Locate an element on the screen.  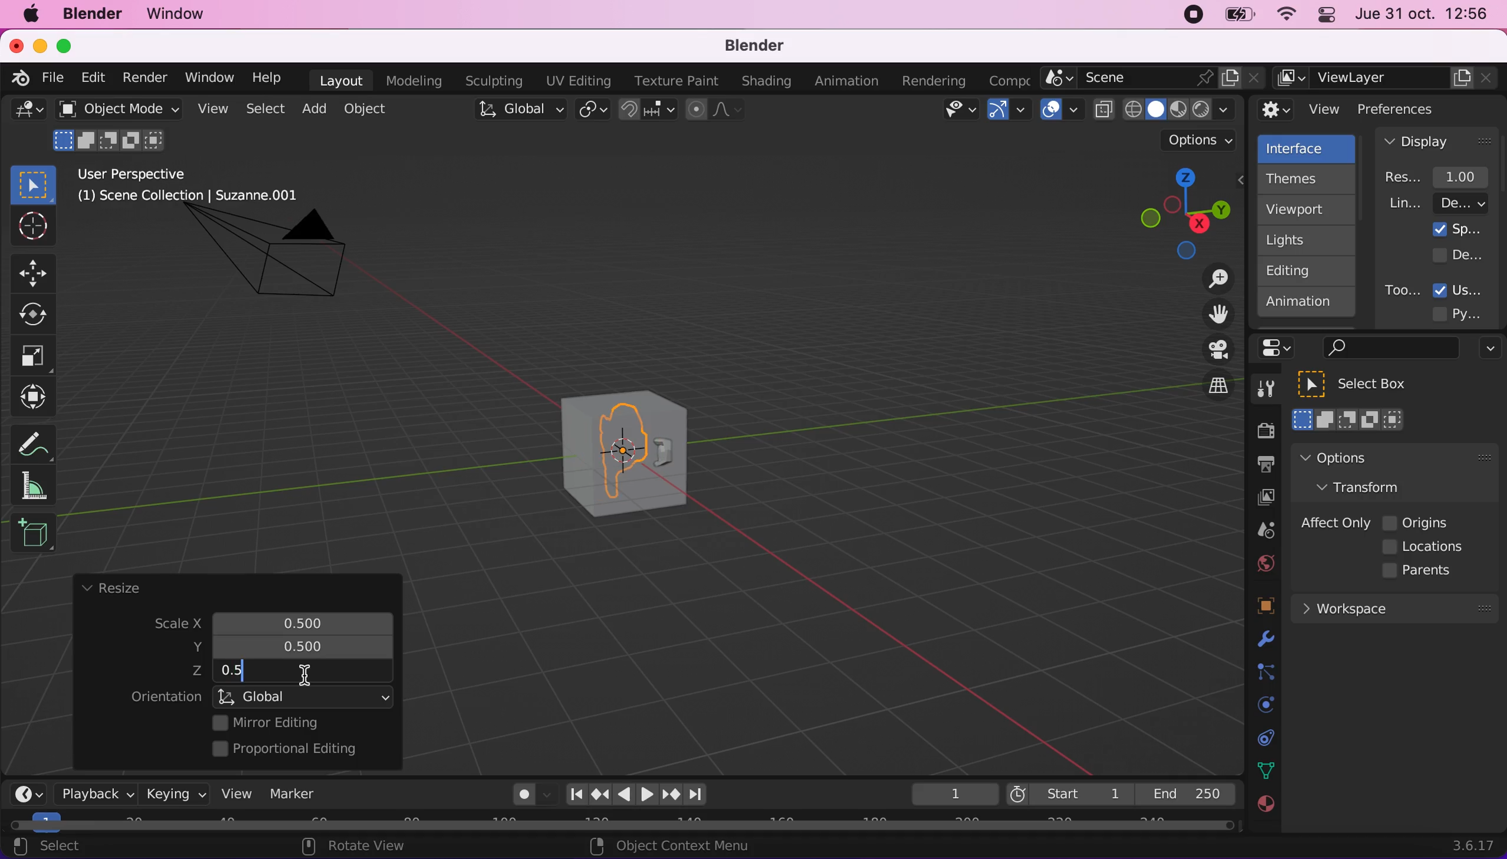
maximize is located at coordinates (71, 45).